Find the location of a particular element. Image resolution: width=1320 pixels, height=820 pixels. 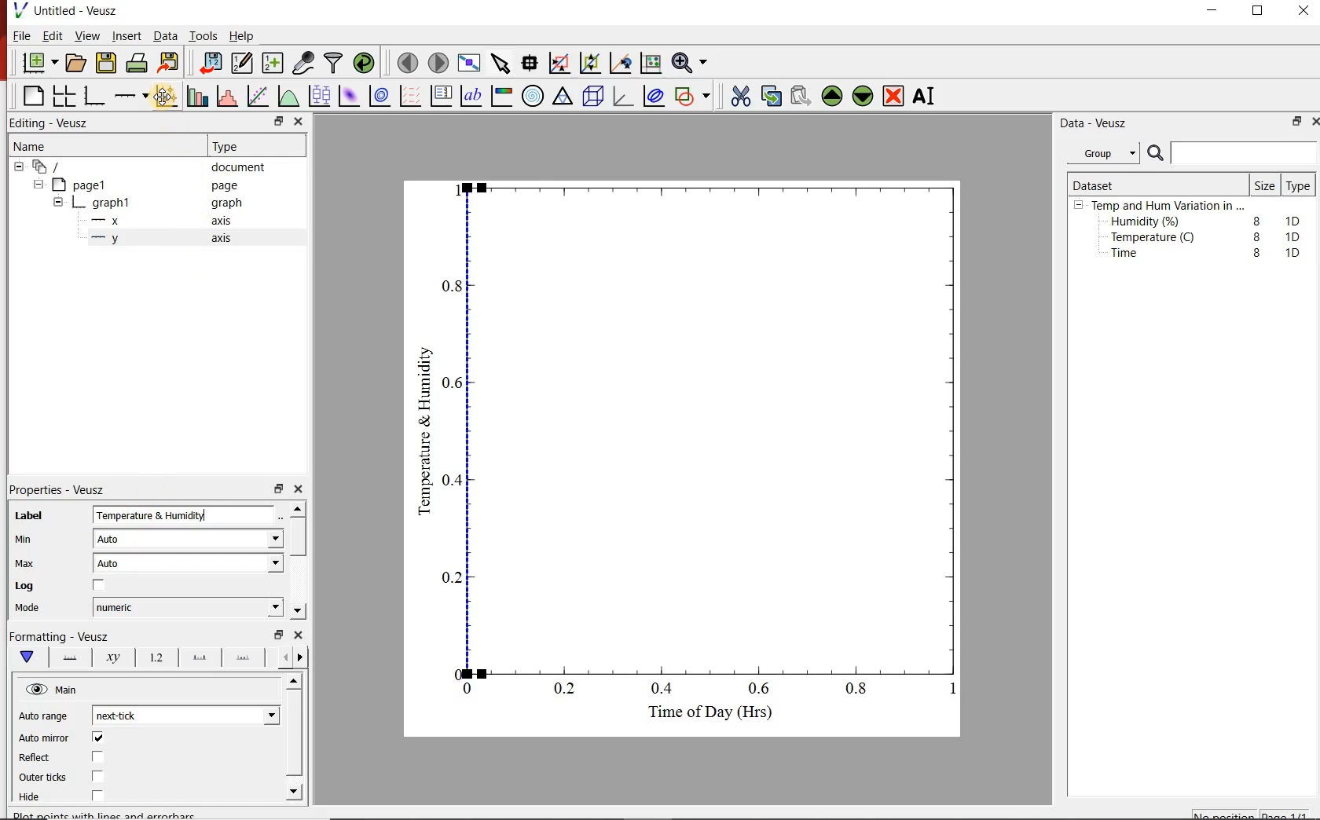

Mode is located at coordinates (39, 610).